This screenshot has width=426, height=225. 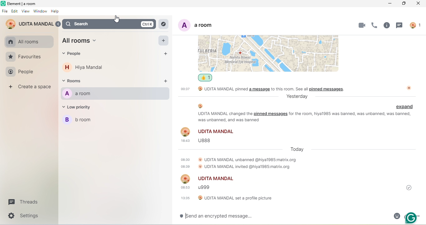 I want to click on Chat Information, so click(x=387, y=25).